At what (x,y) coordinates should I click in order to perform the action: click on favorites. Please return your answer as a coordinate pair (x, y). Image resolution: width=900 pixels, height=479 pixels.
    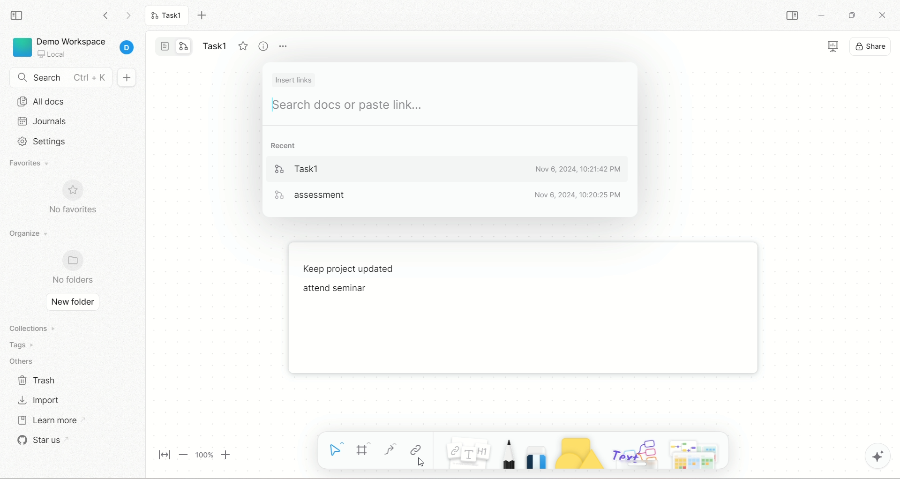
    Looking at the image, I should click on (37, 164).